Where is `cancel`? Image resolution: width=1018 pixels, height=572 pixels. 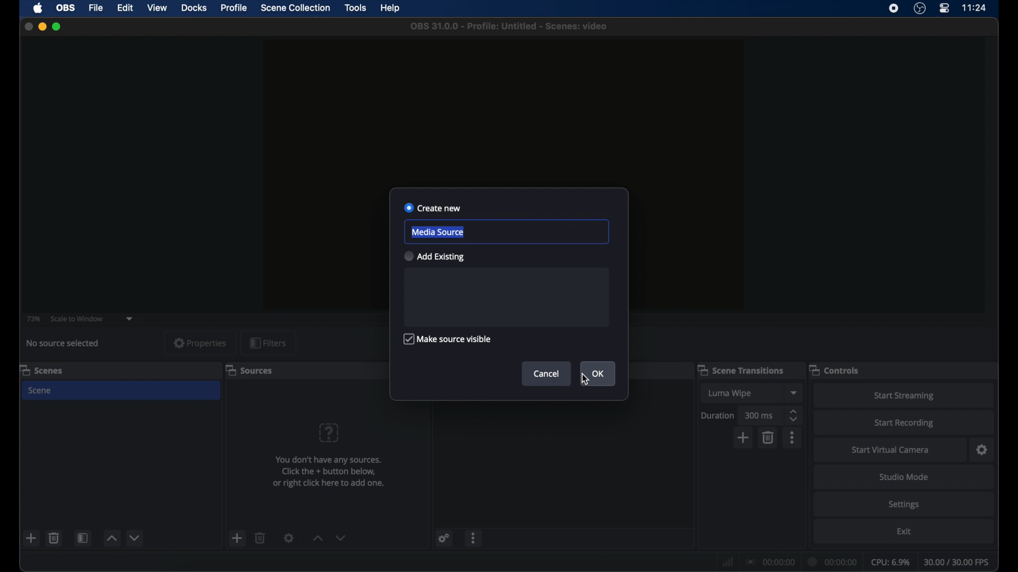 cancel is located at coordinates (547, 374).